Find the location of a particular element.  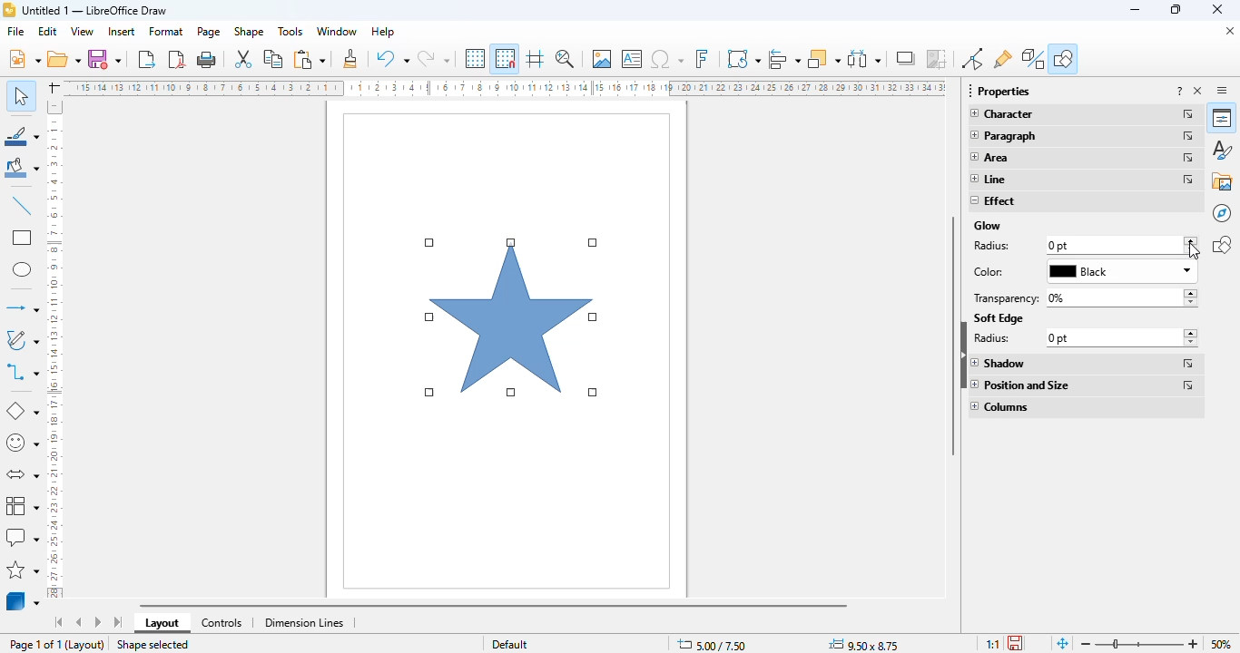

position and size is located at coordinates (1023, 385).